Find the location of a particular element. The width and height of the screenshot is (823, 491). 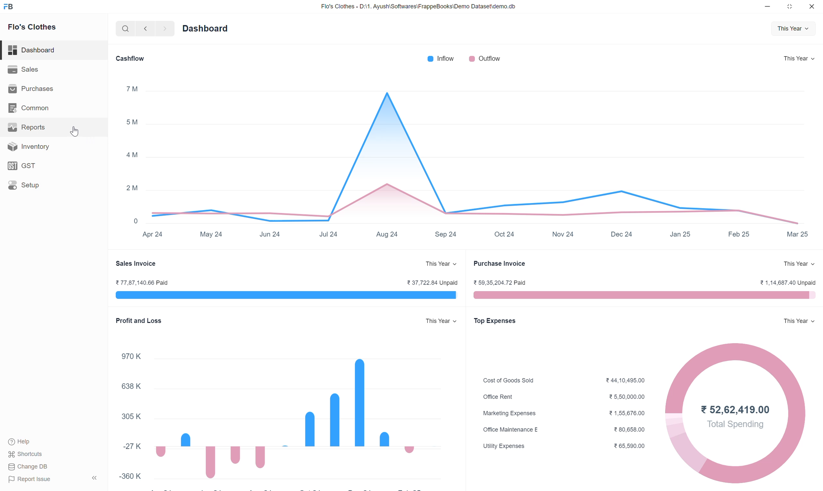

Mar 25 is located at coordinates (796, 235).